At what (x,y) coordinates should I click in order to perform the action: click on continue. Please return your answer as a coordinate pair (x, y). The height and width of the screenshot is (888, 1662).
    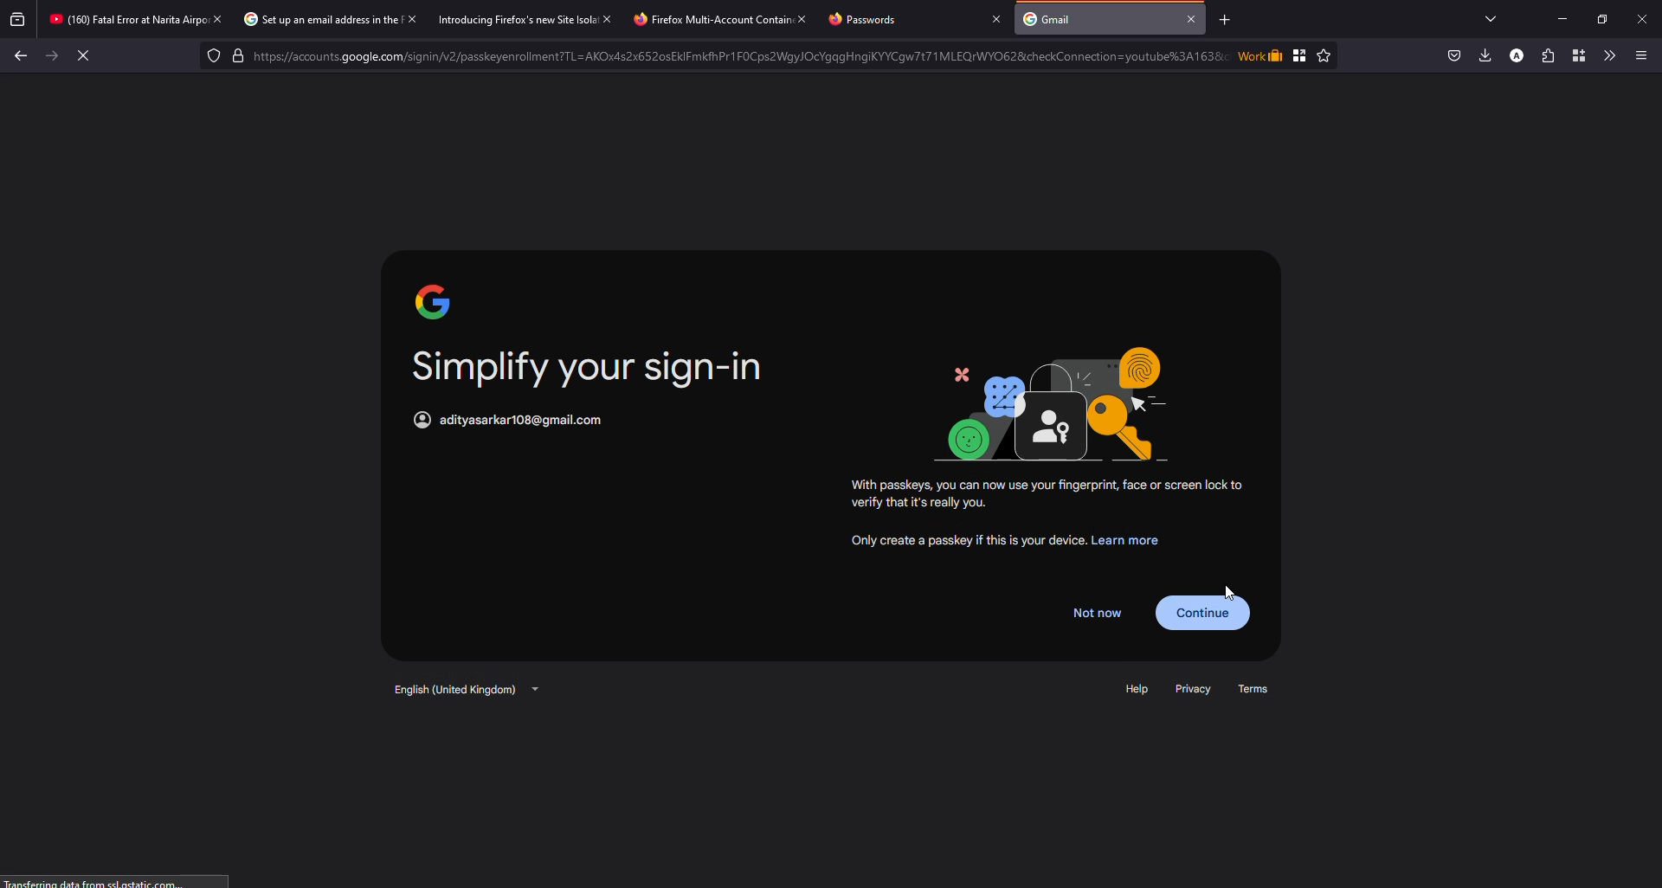
    Looking at the image, I should click on (1210, 610).